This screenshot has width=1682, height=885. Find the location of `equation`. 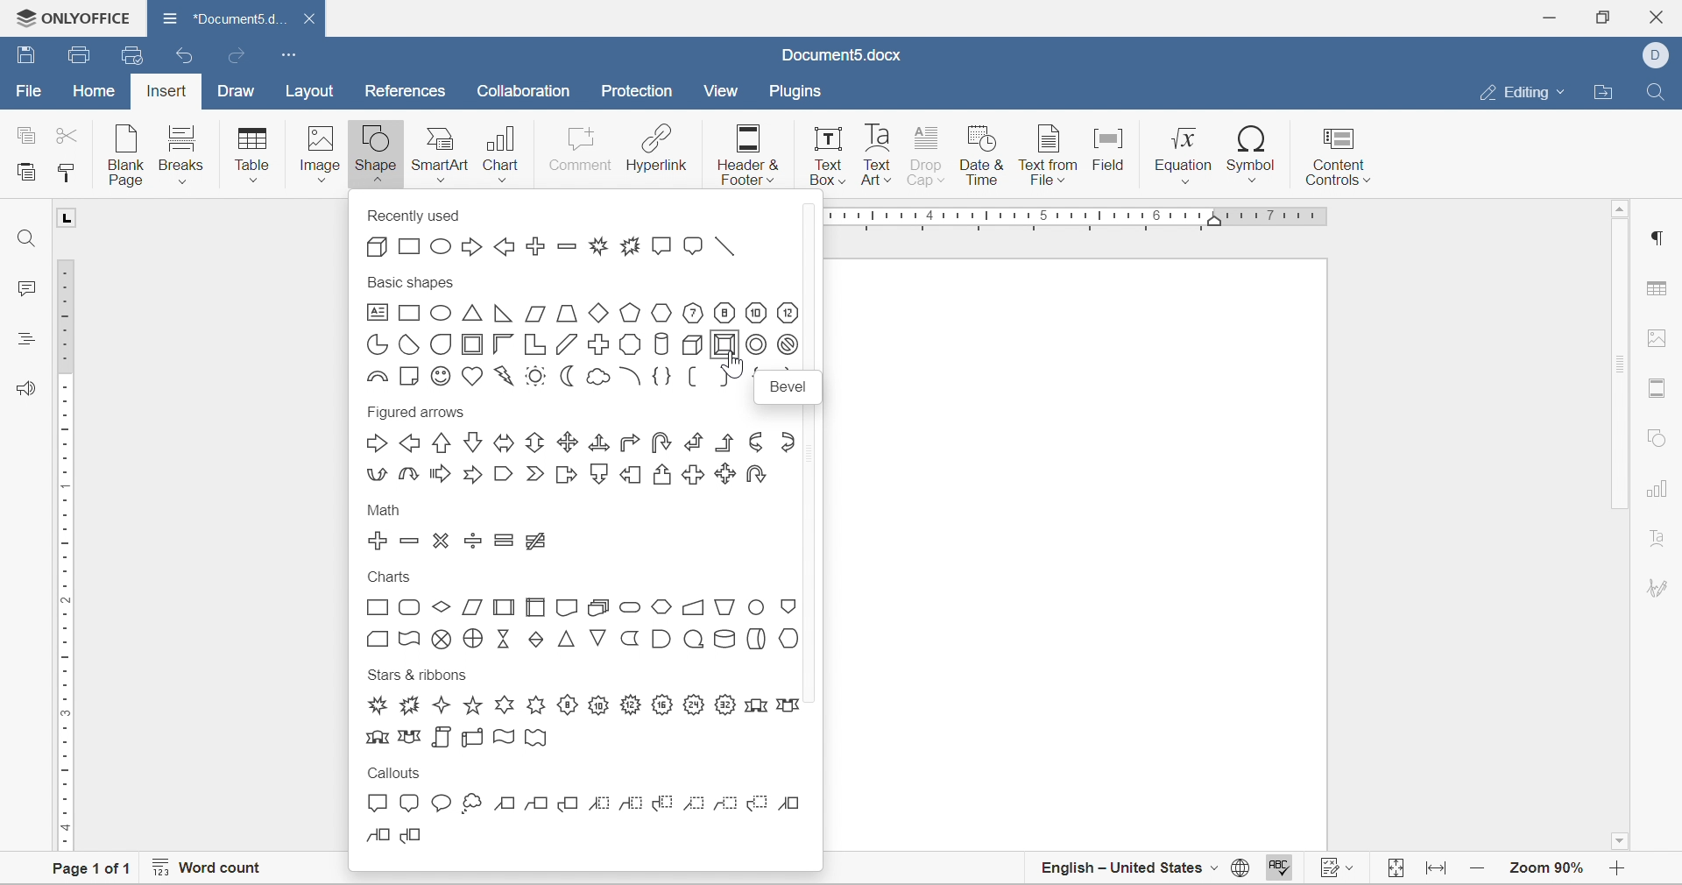

equation is located at coordinates (1183, 157).